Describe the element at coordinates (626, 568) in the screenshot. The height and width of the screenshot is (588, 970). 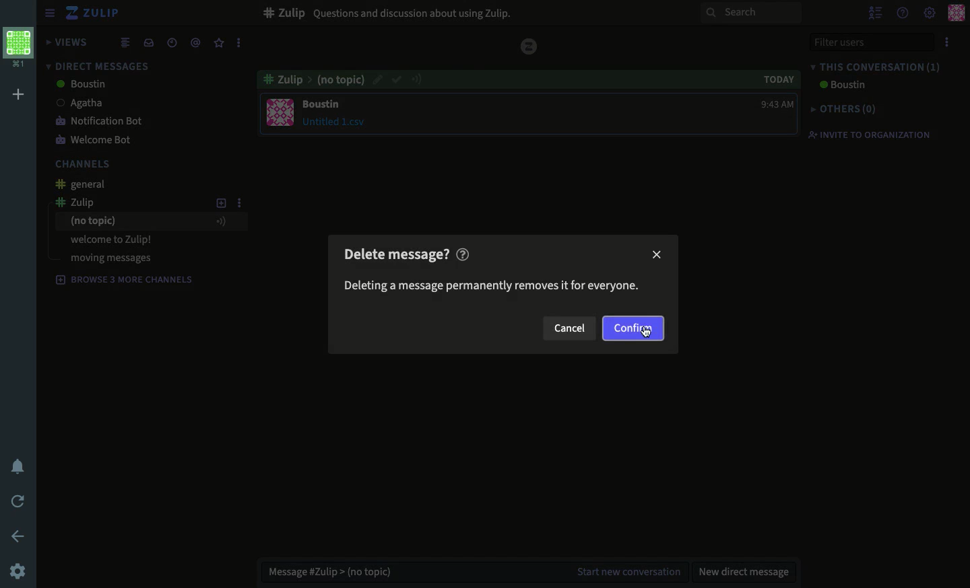
I see `start new conversation` at that location.